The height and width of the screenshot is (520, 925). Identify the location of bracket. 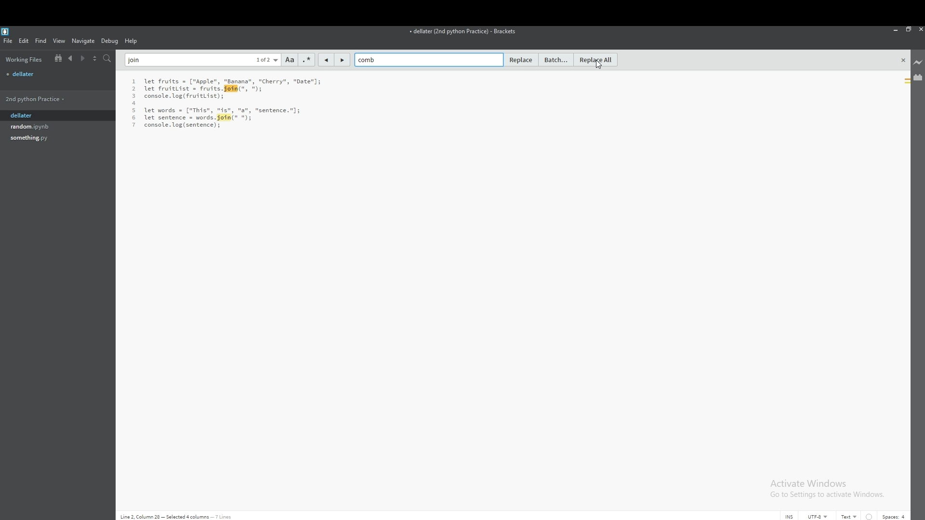
(7, 31).